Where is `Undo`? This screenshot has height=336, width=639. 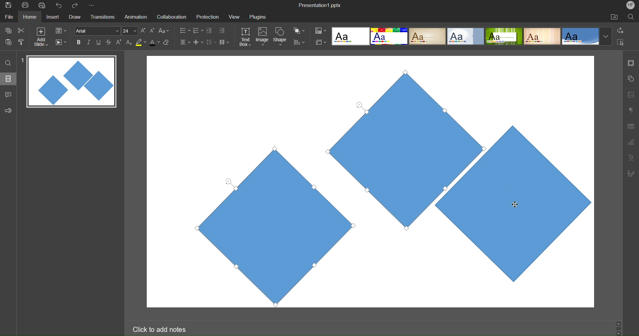
Undo is located at coordinates (60, 6).